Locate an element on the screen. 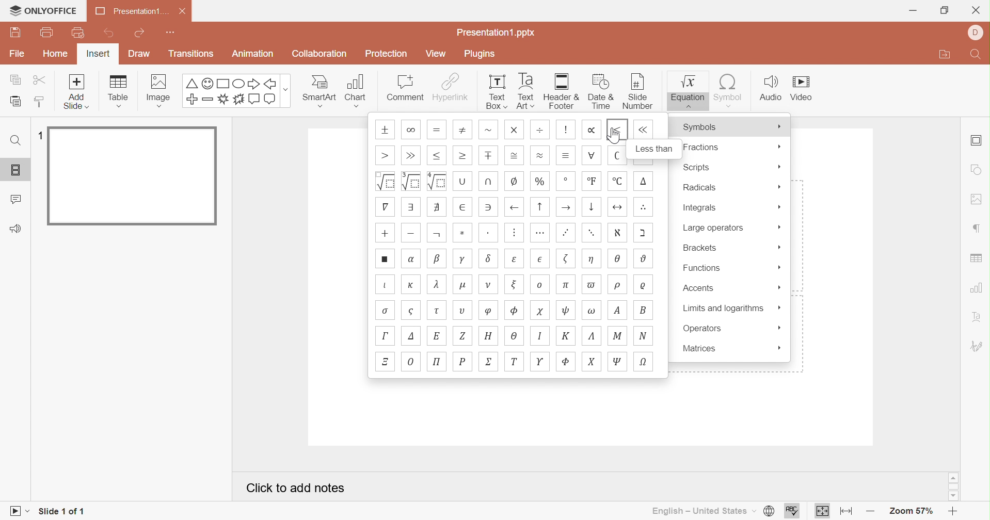  Table is located at coordinates (119, 92).